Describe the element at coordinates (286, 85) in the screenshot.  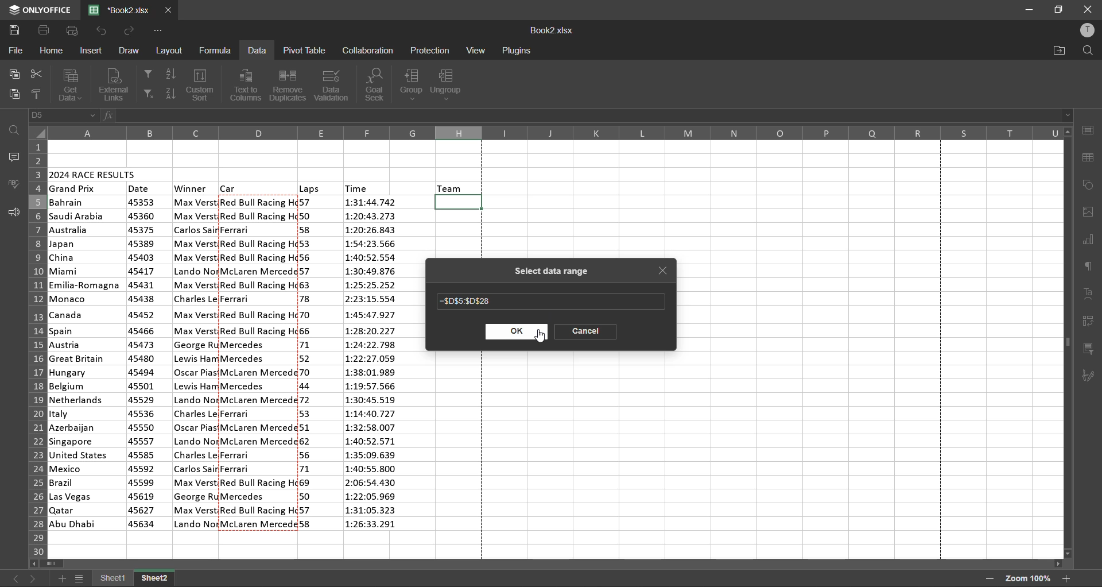
I see `remove duplicates` at that location.